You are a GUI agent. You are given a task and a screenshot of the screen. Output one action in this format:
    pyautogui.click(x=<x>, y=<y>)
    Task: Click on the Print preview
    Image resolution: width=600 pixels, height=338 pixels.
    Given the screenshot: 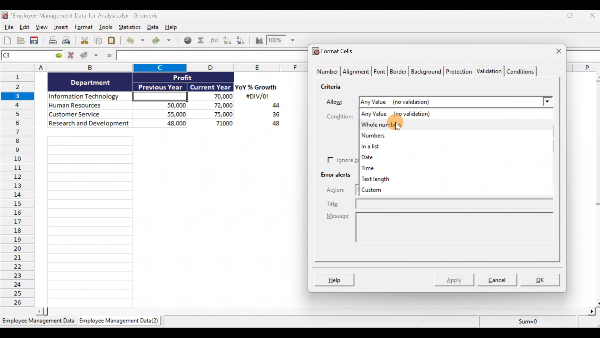 What is the action you would take?
    pyautogui.click(x=70, y=42)
    